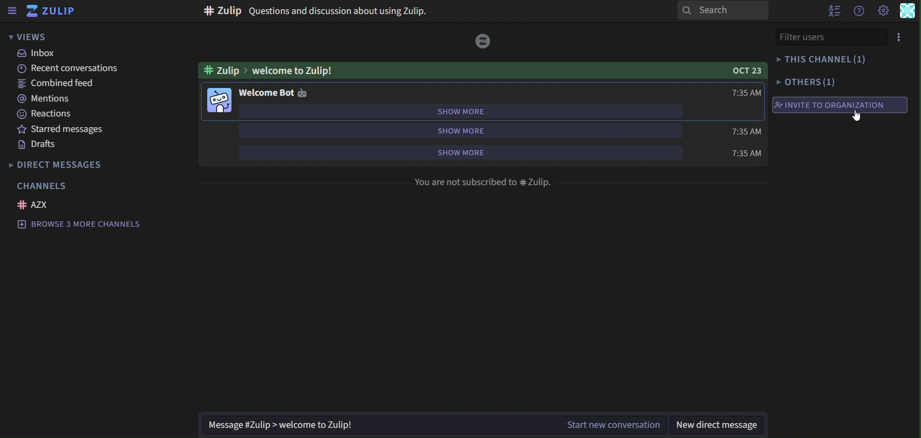  I want to click on personal menu, so click(906, 12).